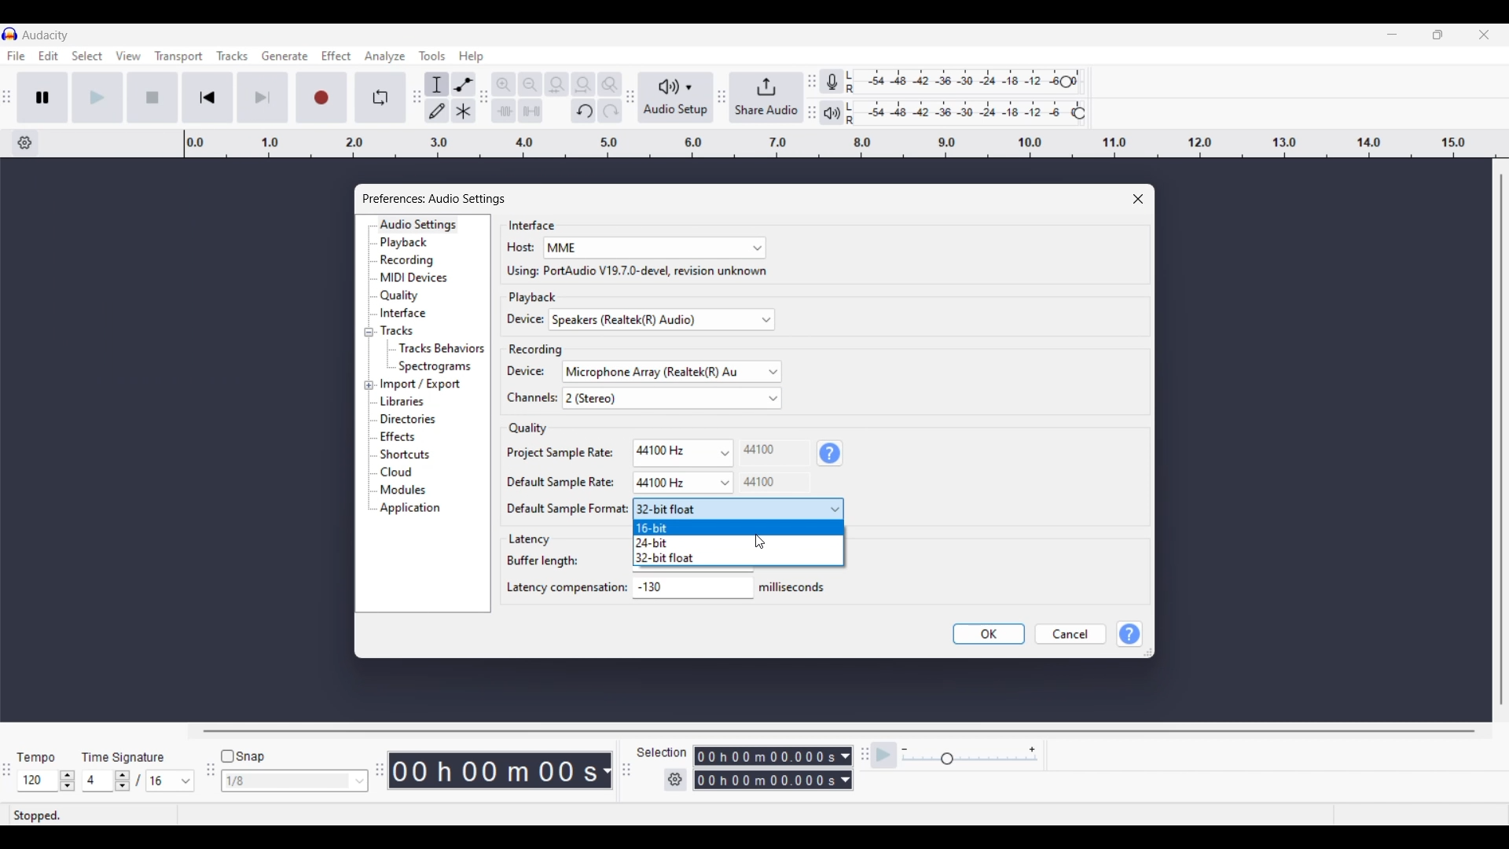 This screenshot has height=849, width=1509. What do you see at coordinates (766, 97) in the screenshot?
I see `Share audio` at bounding box center [766, 97].